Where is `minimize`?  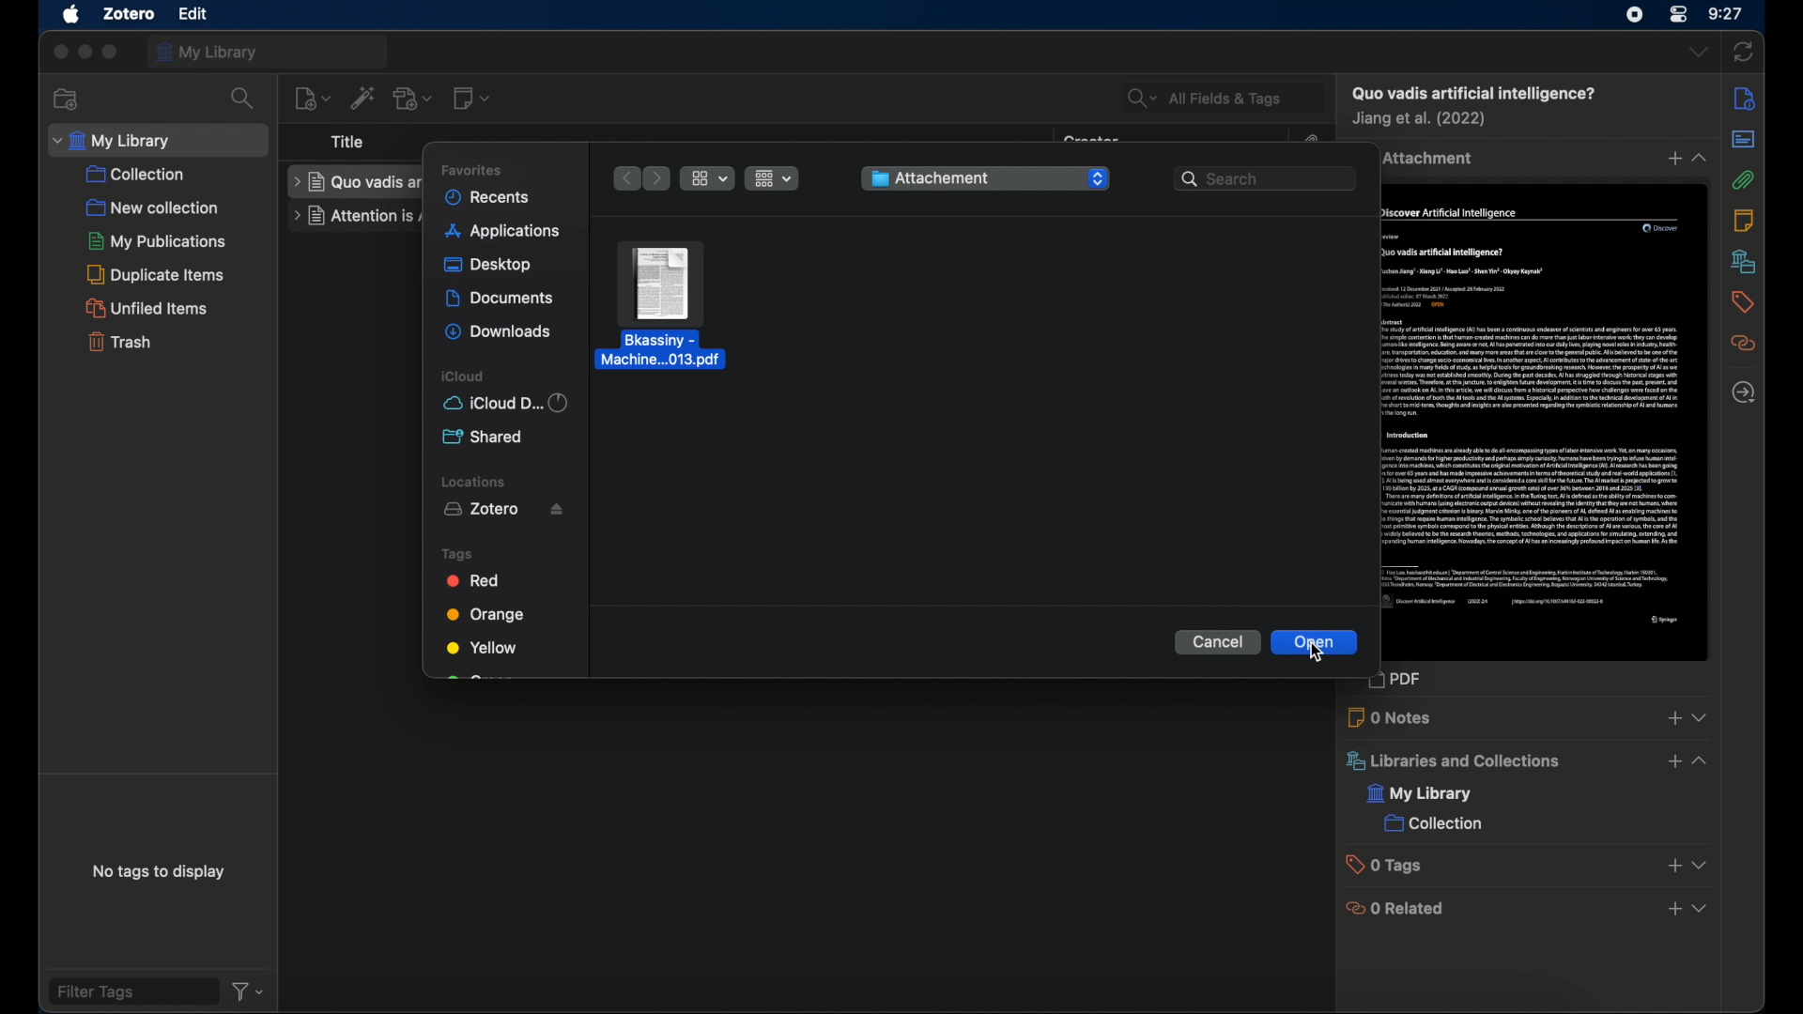 minimize is located at coordinates (85, 53).